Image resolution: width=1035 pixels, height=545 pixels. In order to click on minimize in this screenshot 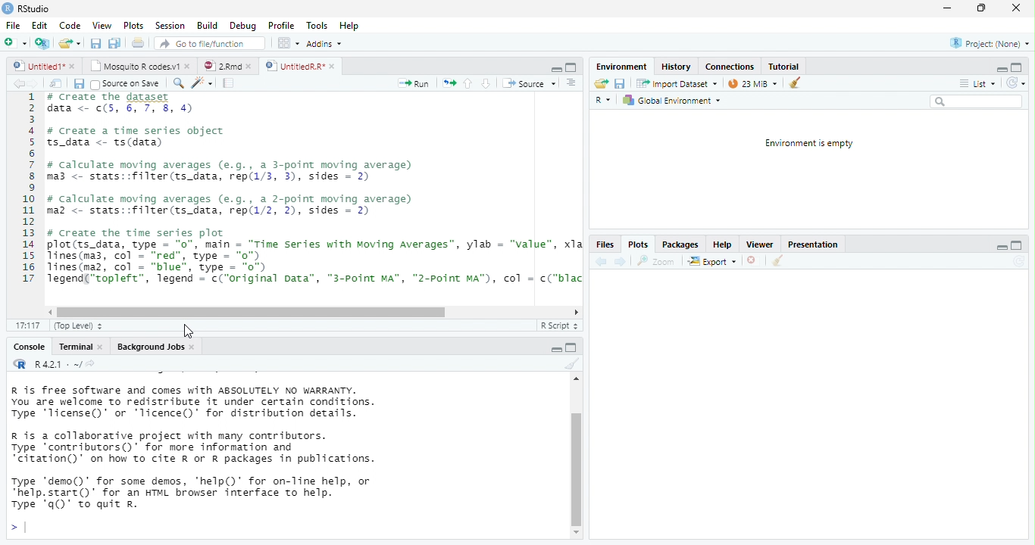, I will do `click(571, 347)`.